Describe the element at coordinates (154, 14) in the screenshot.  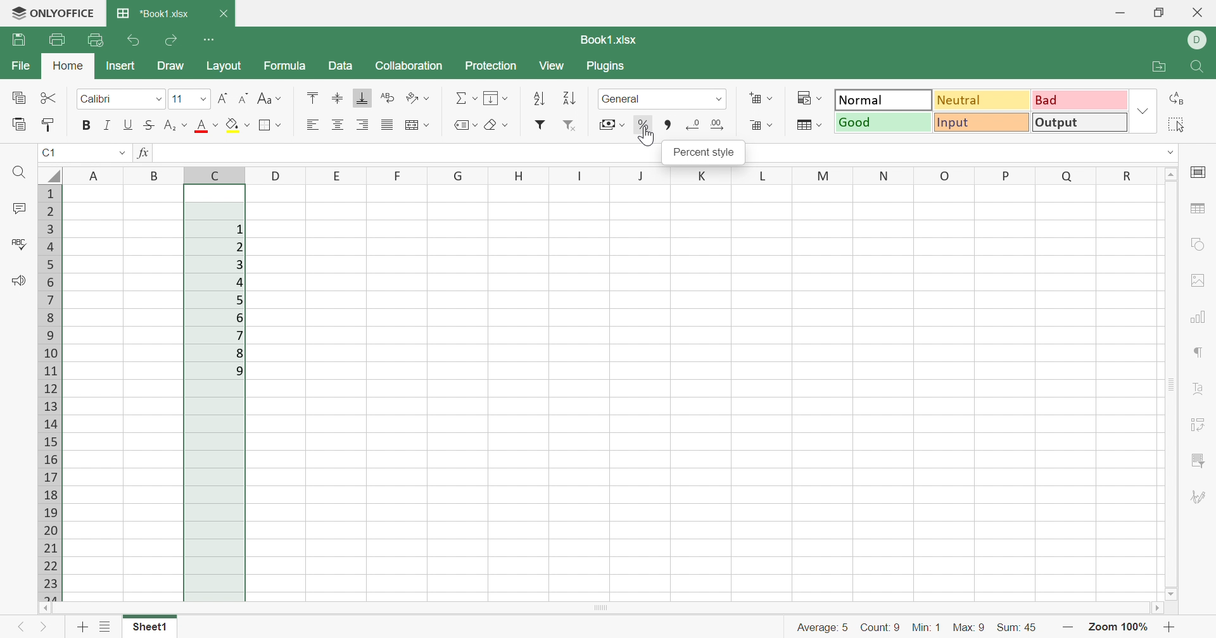
I see `*Book1.xlsx` at that location.